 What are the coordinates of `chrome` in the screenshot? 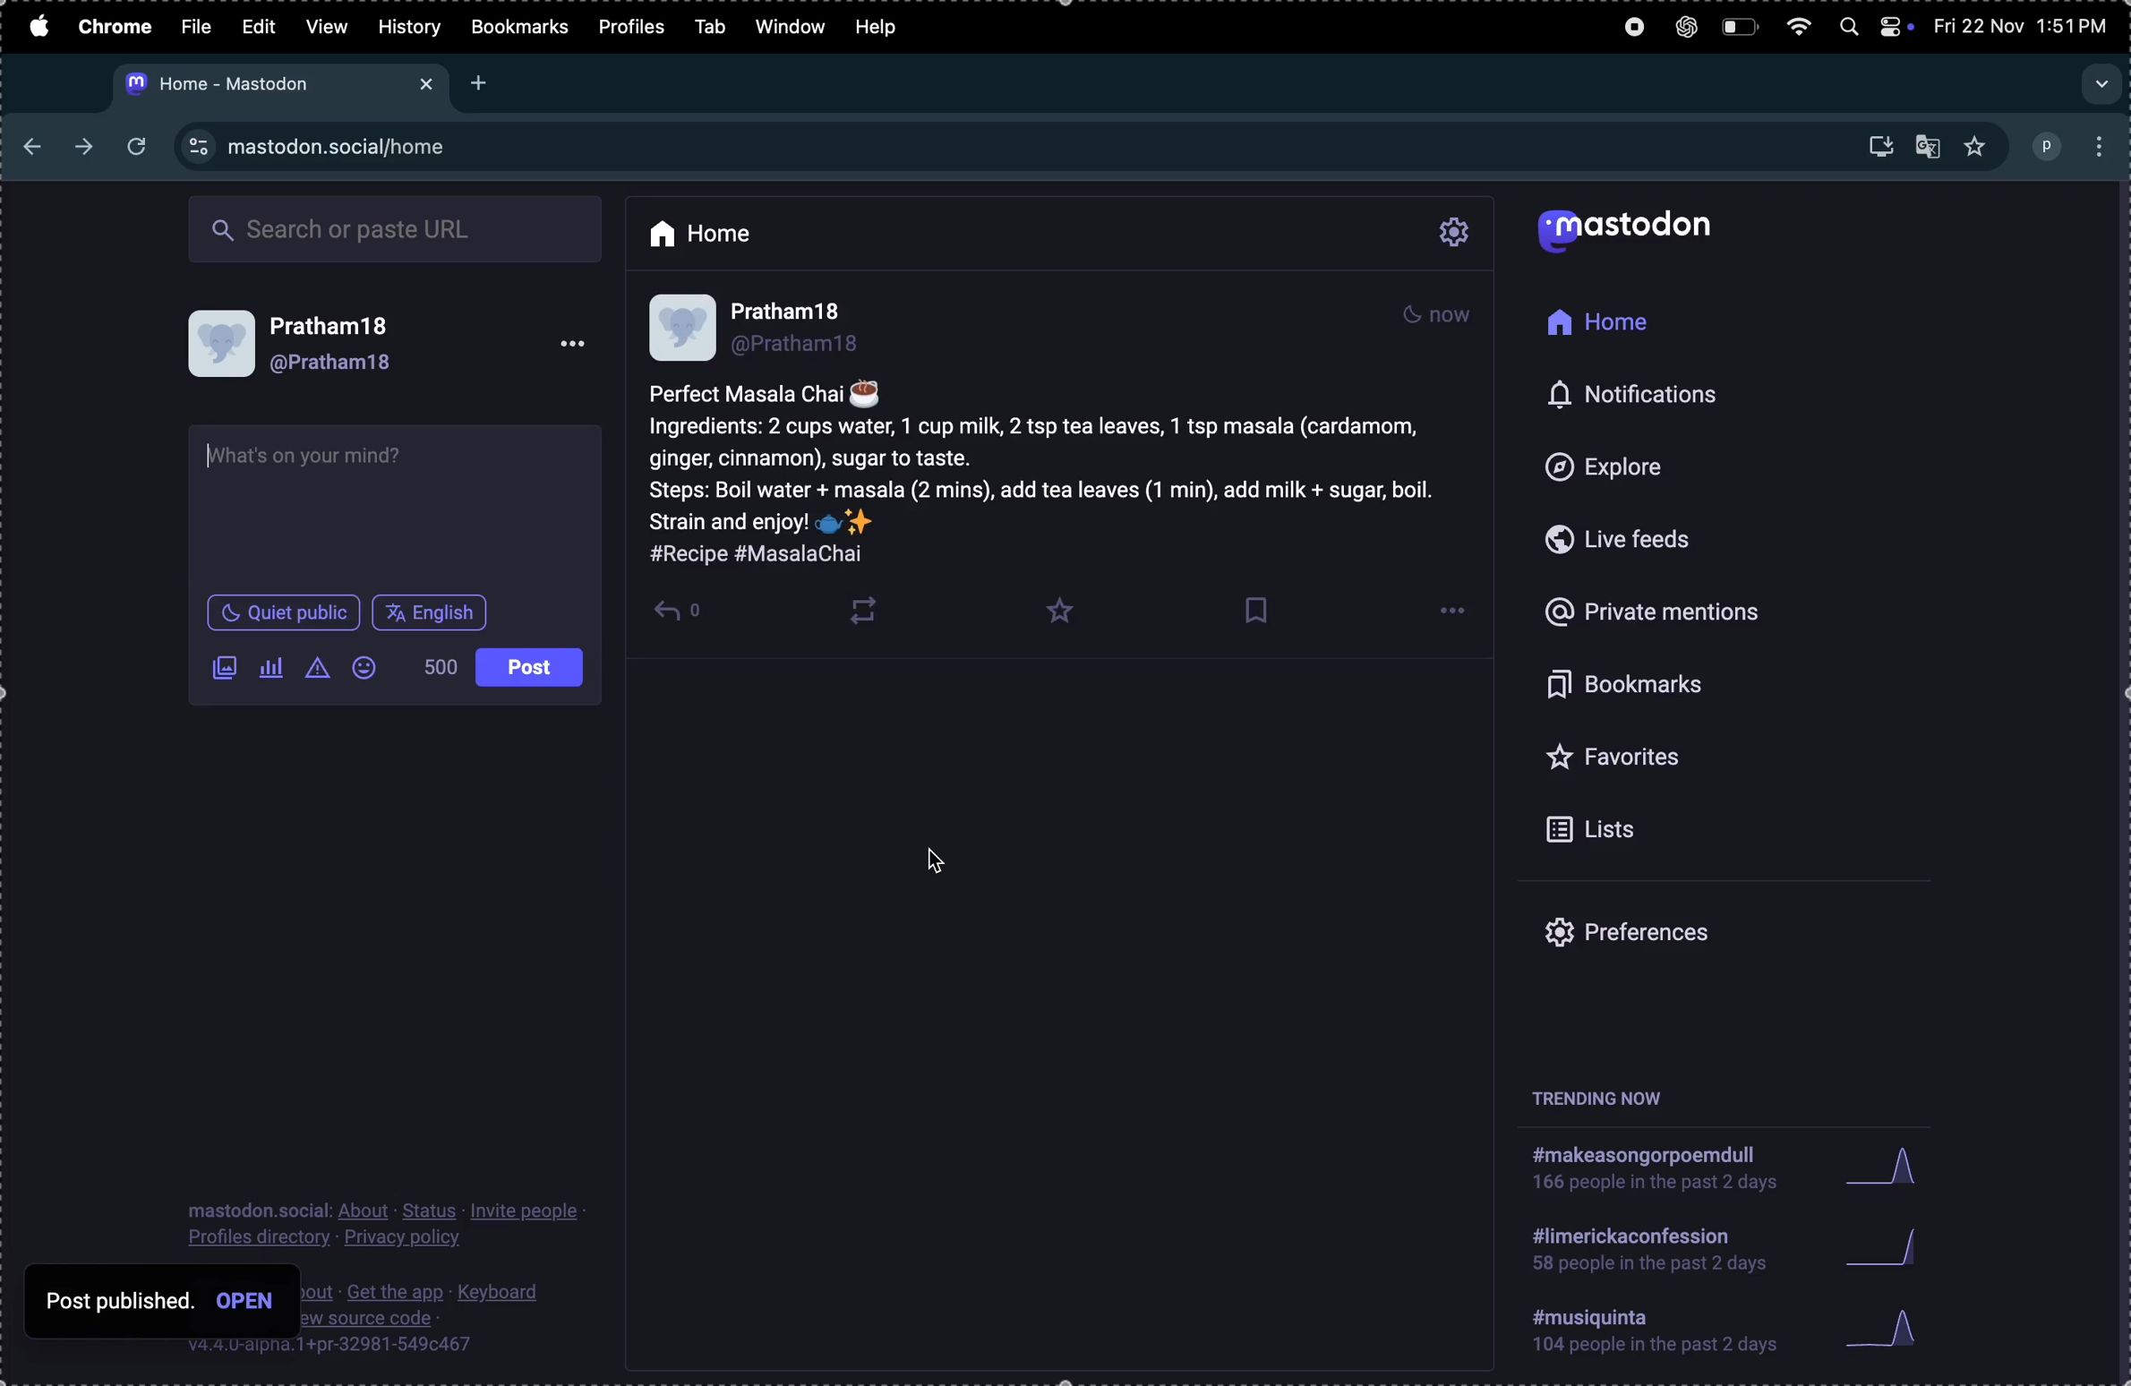 It's located at (112, 26).